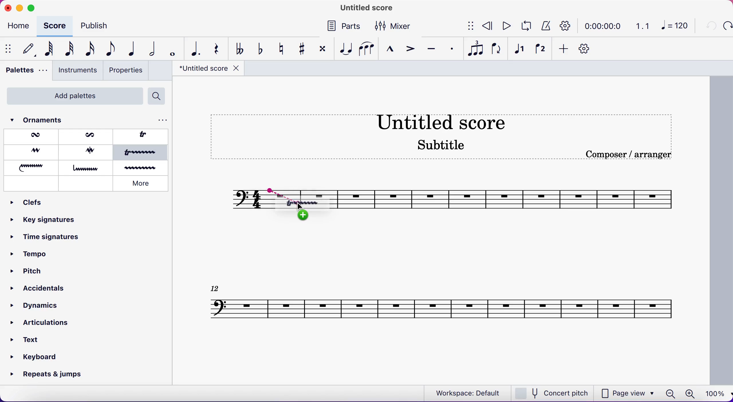 The image size is (733, 402). Describe the element at coordinates (545, 26) in the screenshot. I see `metronome` at that location.